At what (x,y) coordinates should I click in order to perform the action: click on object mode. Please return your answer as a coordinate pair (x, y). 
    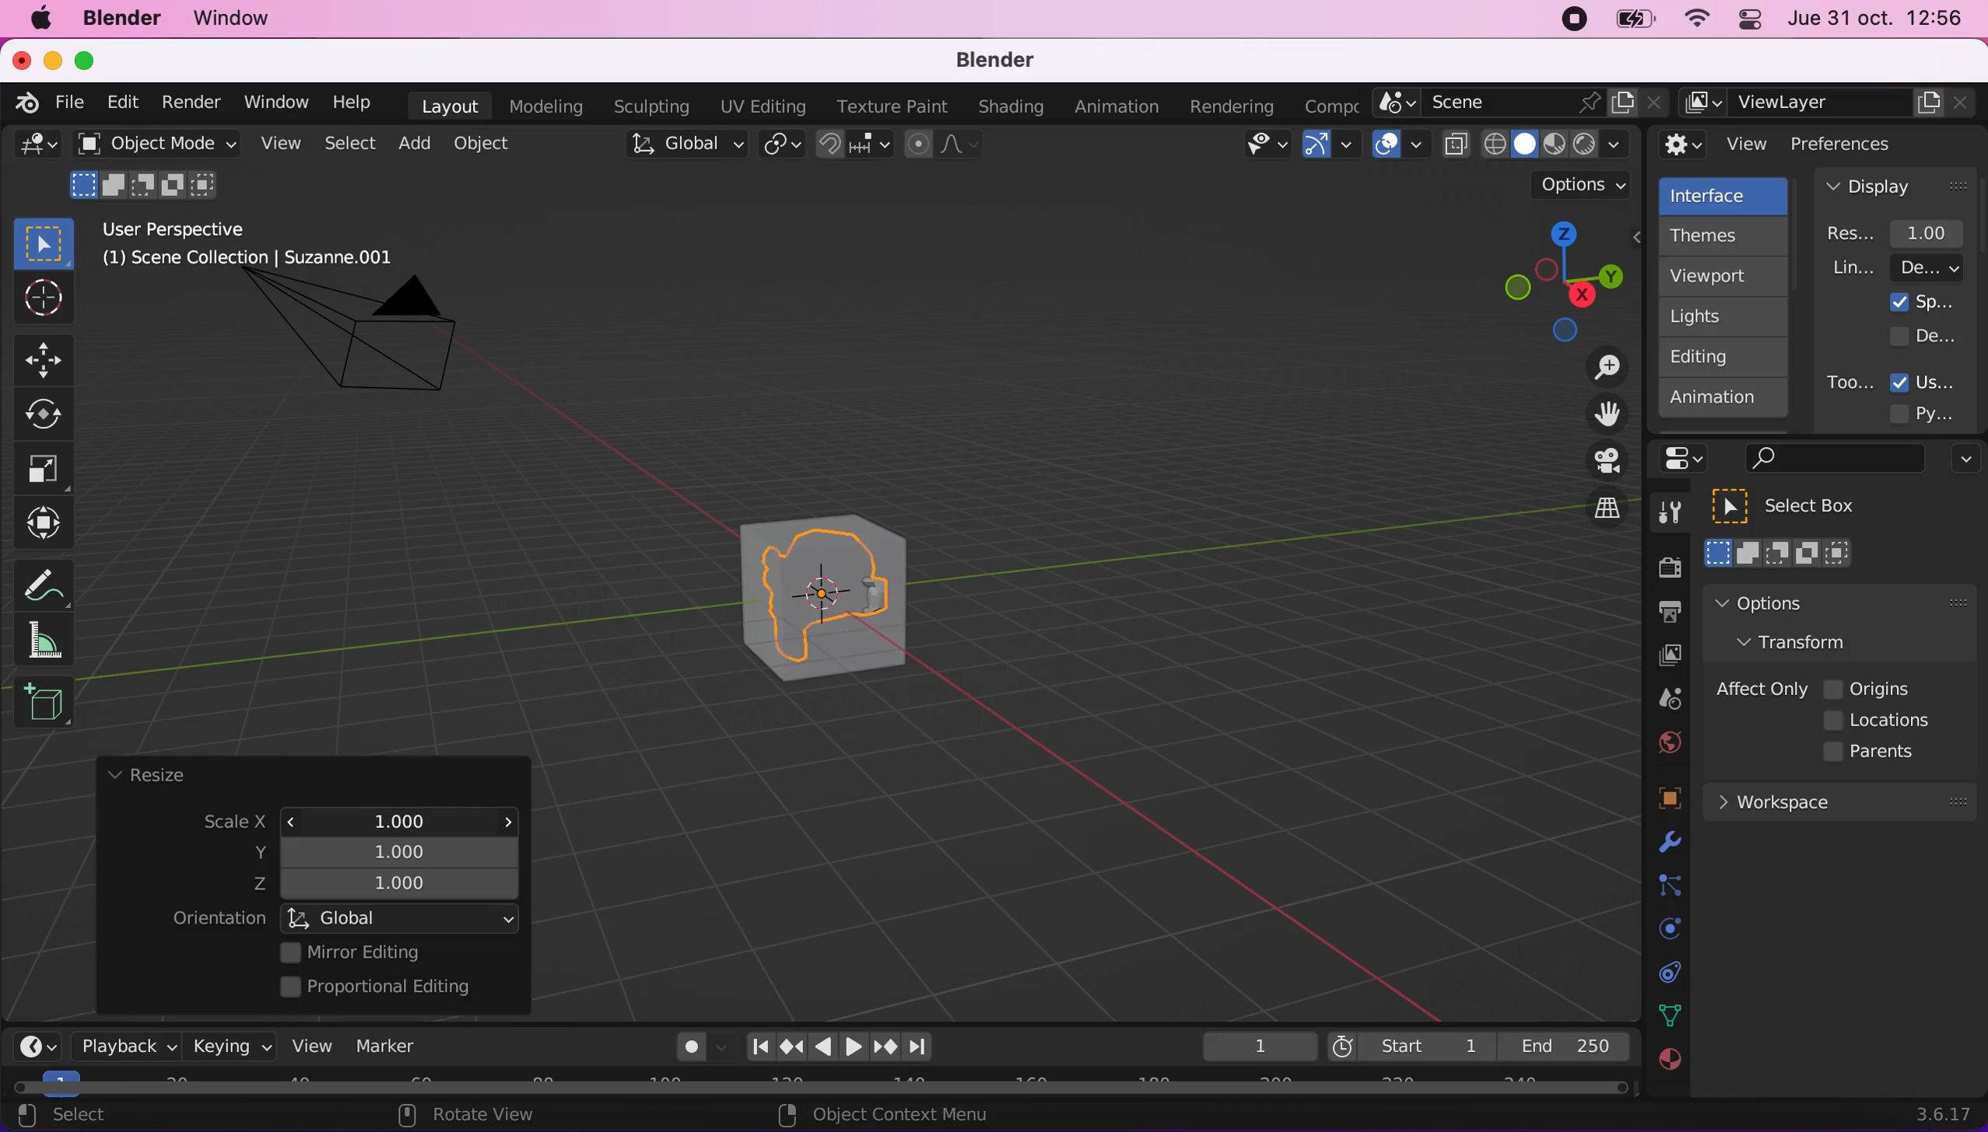
    Looking at the image, I should click on (152, 143).